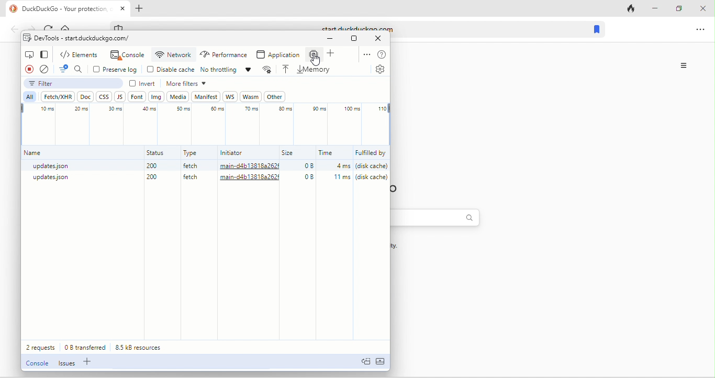  Describe the element at coordinates (206, 98) in the screenshot. I see `manifest` at that location.